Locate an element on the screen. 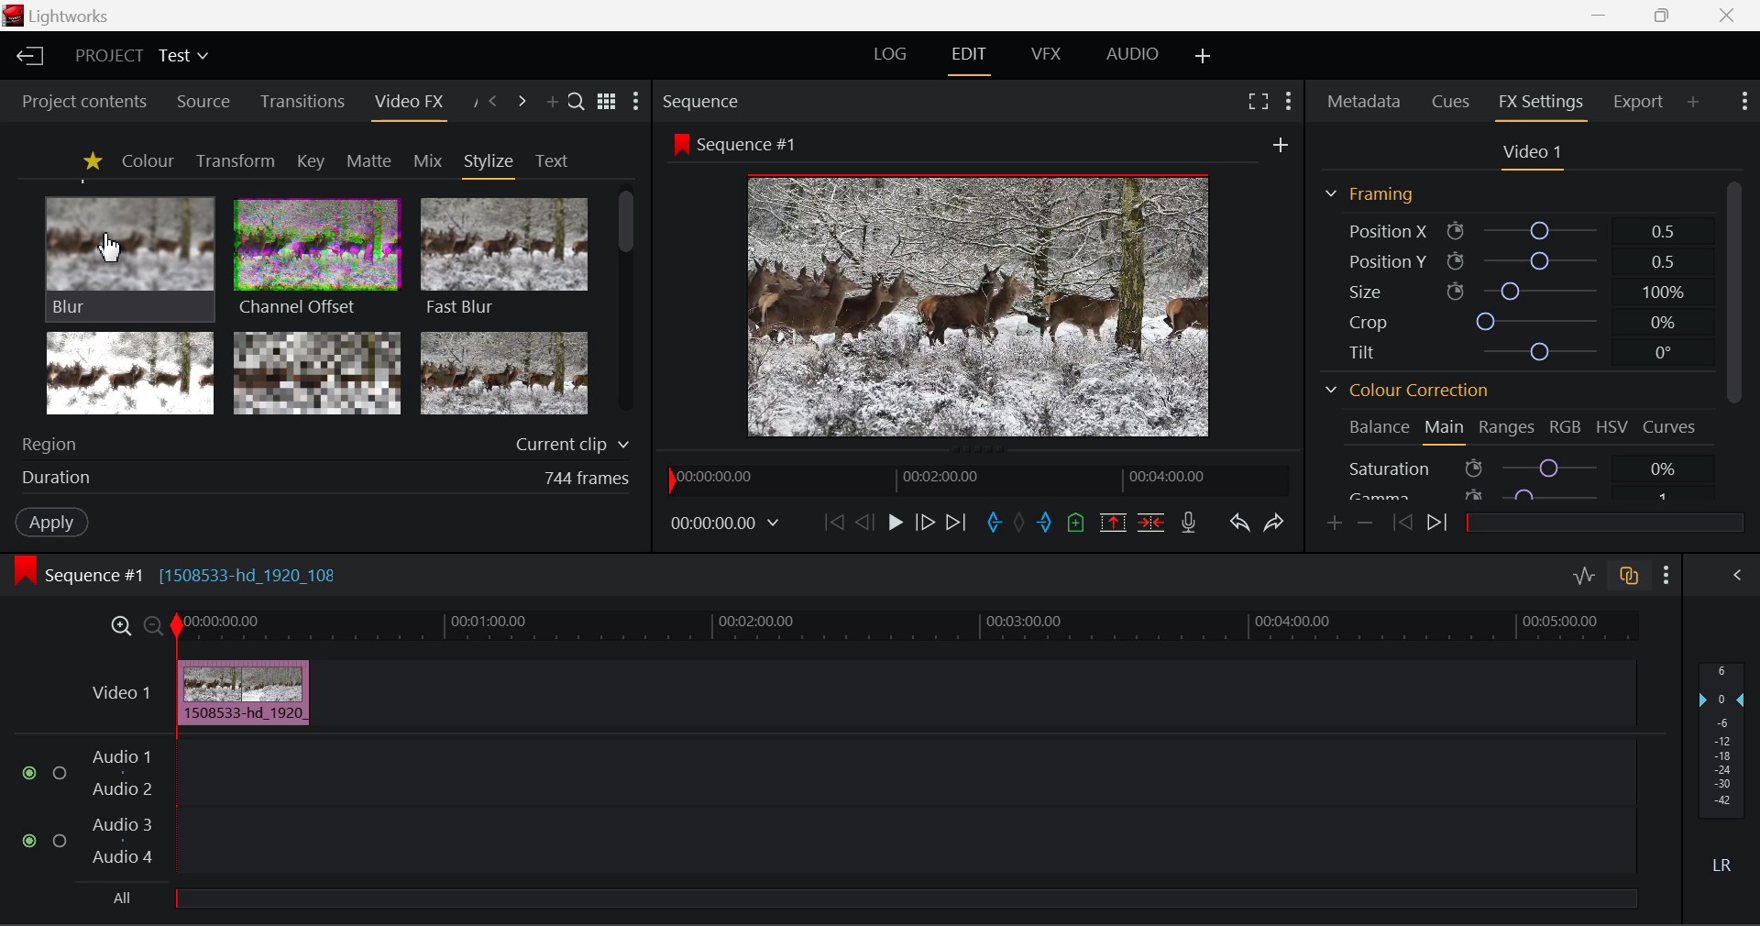  Show Settings is located at coordinates (1666, 572).